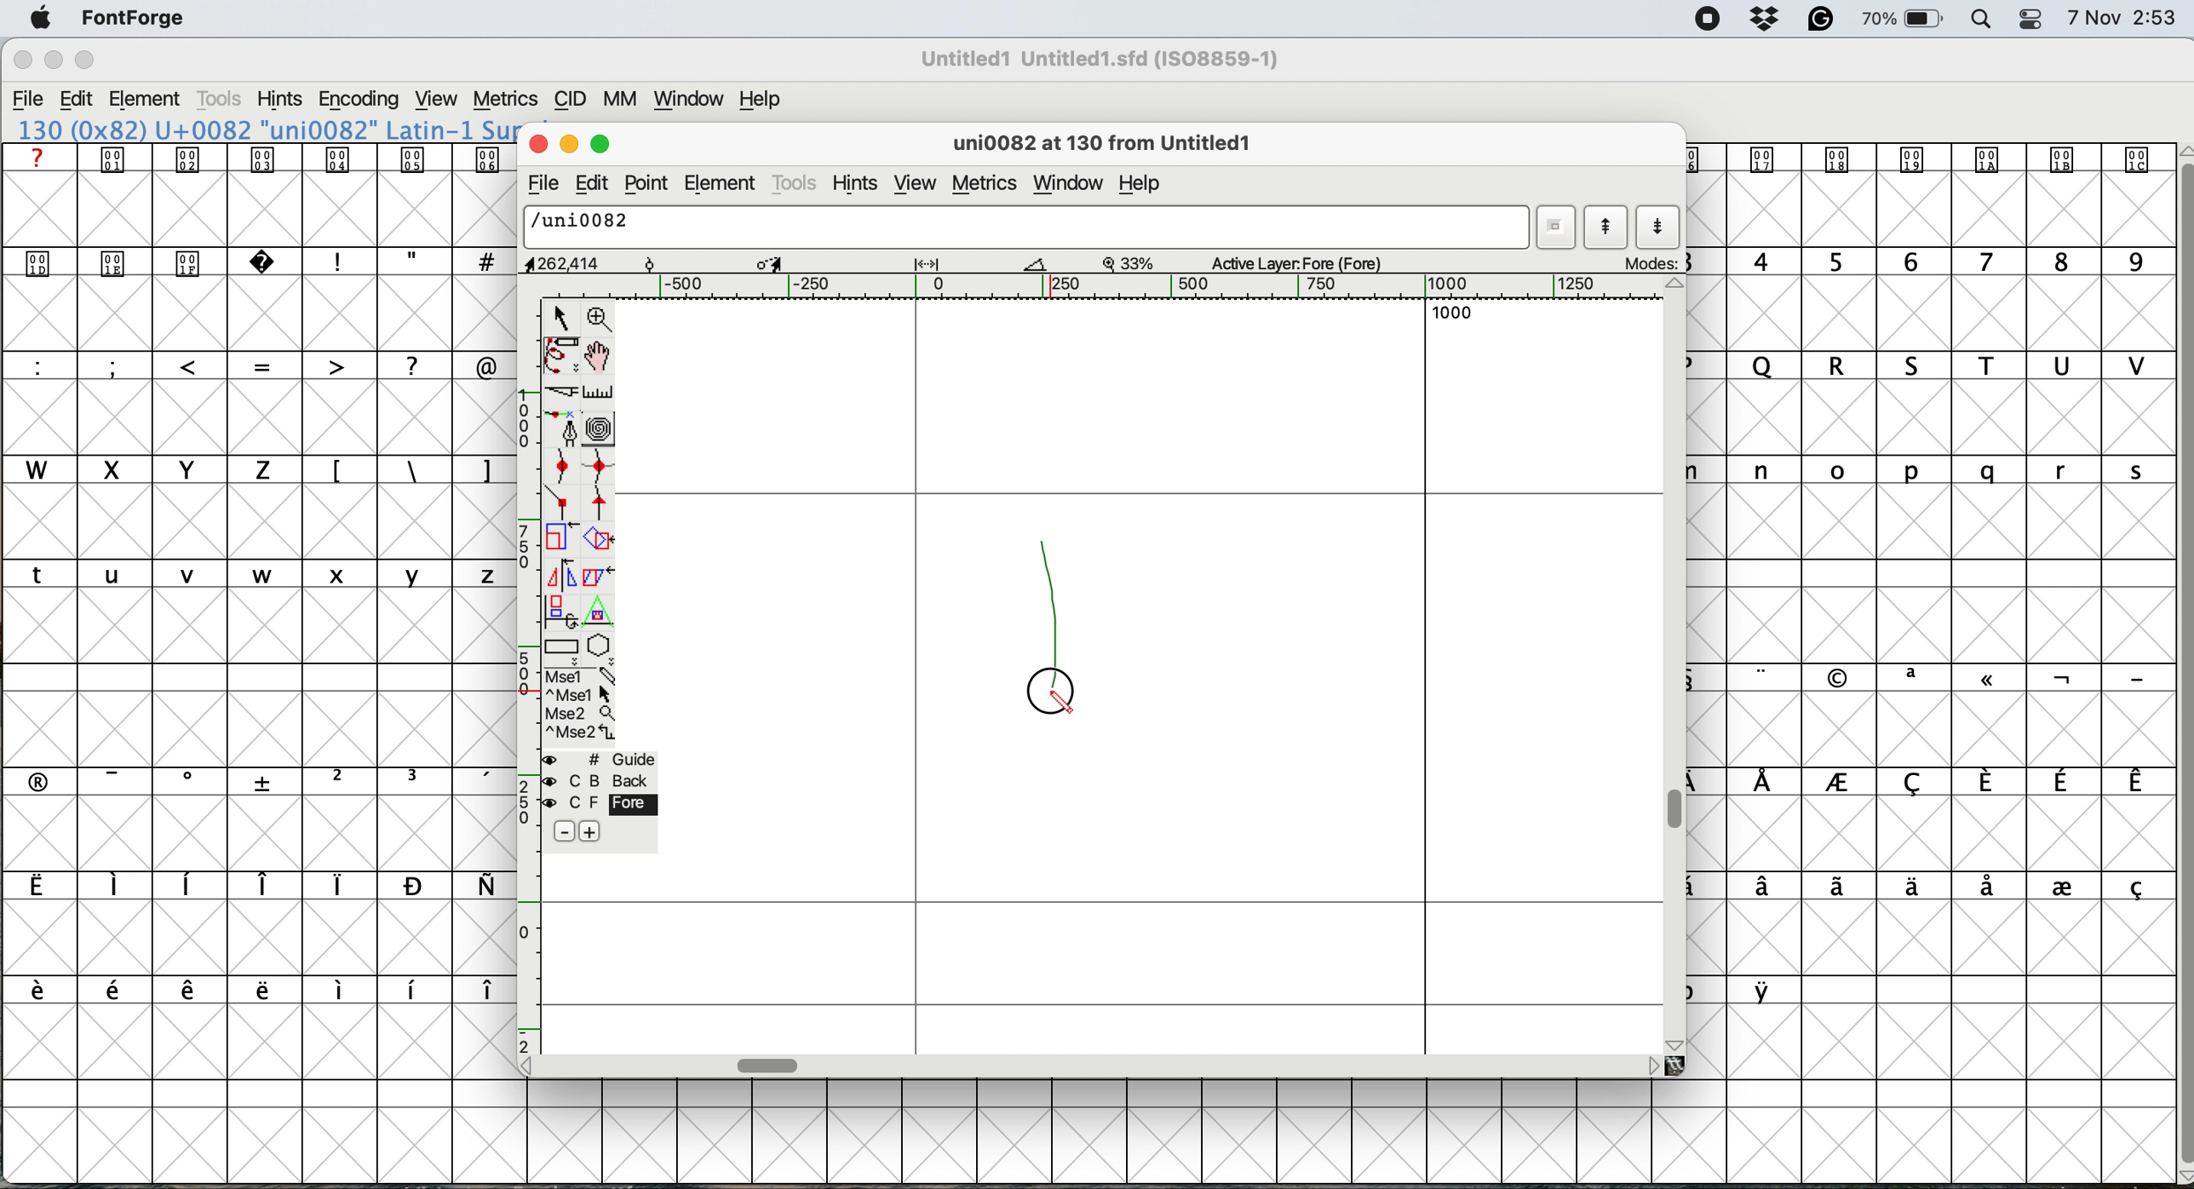 Image resolution: width=2194 pixels, height=1189 pixels. I want to click on fore, so click(597, 806).